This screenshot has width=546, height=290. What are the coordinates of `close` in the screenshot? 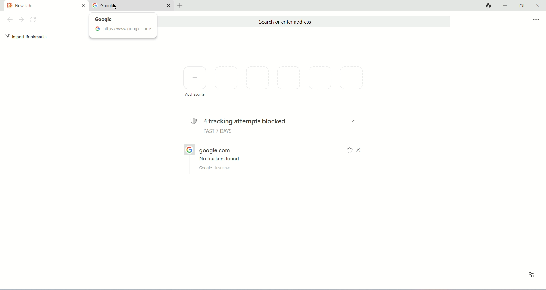 It's located at (539, 5).